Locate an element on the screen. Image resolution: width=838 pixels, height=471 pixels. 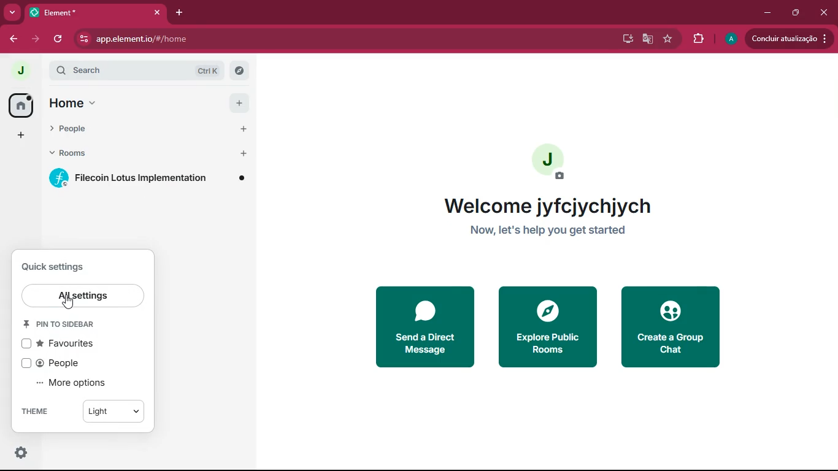
explore public rooms is located at coordinates (547, 327).